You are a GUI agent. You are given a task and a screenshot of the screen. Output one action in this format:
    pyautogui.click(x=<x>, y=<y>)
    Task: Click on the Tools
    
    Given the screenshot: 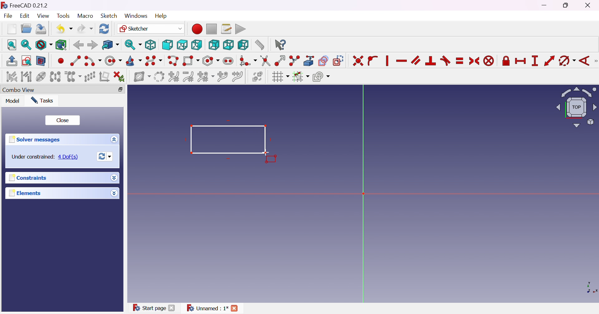 What is the action you would take?
    pyautogui.click(x=63, y=15)
    